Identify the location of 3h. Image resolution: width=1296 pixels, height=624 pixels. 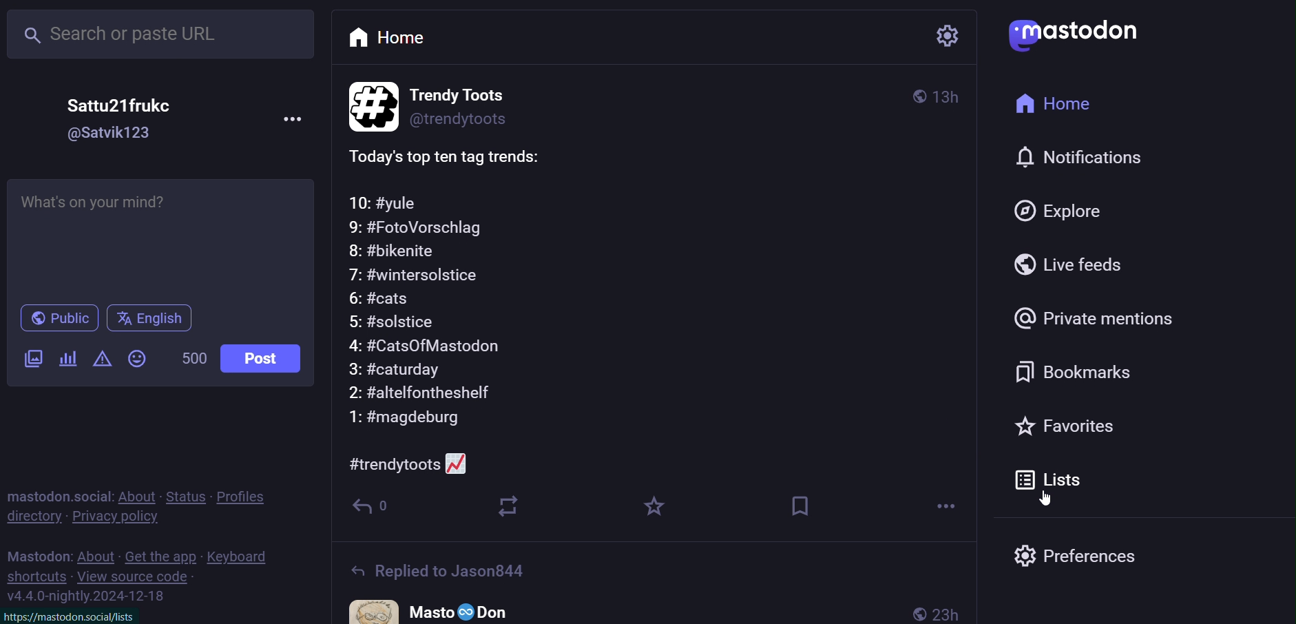
(948, 96).